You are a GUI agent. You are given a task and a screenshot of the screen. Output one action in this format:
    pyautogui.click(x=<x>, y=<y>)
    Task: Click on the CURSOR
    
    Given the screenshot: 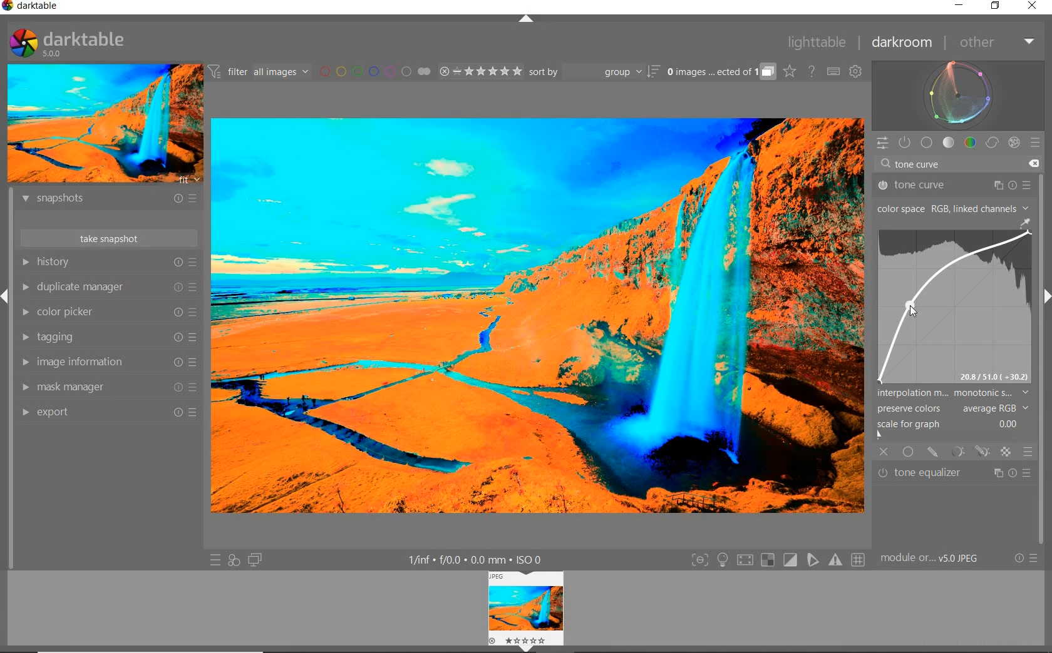 What is the action you would take?
    pyautogui.click(x=910, y=307)
    